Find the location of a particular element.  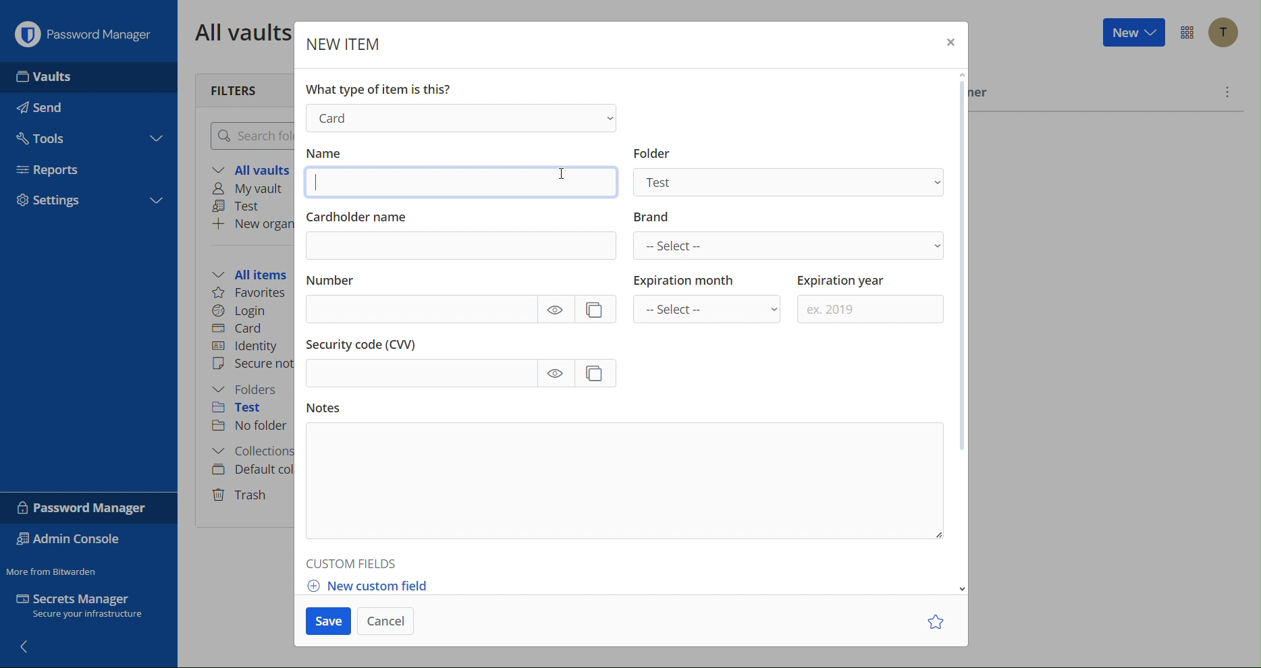

Settings is located at coordinates (84, 199).